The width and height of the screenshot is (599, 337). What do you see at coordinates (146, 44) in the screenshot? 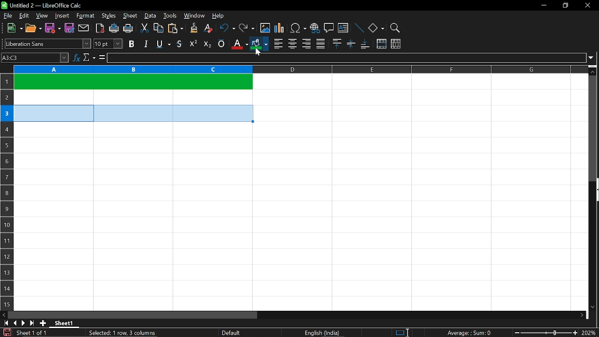
I see `italic` at bounding box center [146, 44].